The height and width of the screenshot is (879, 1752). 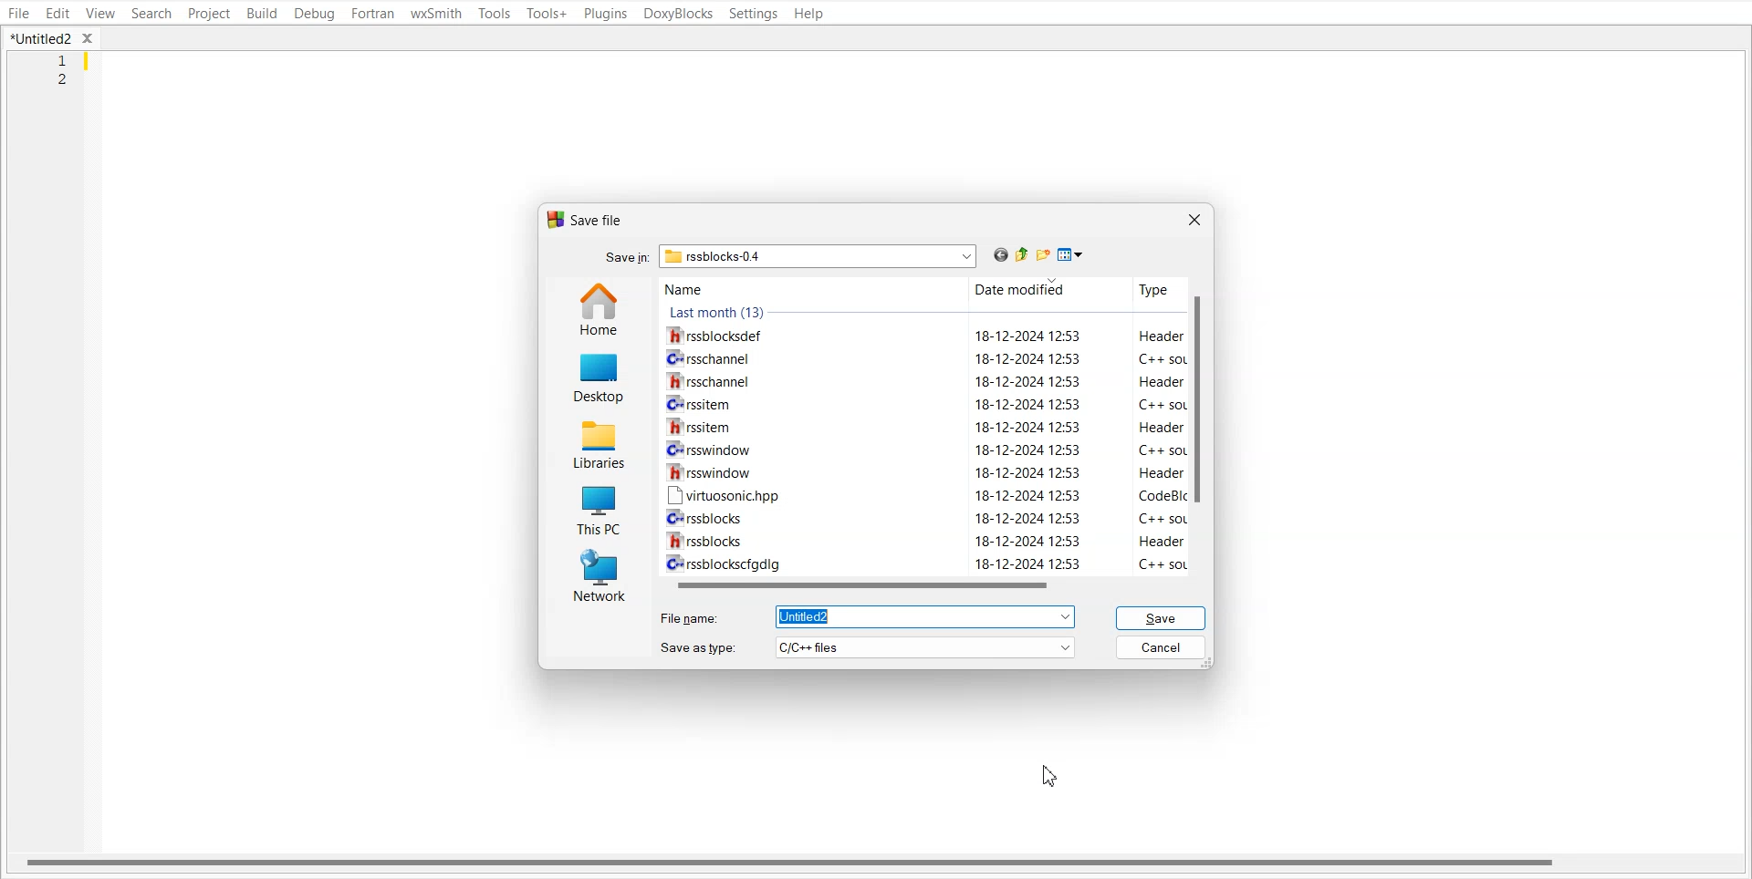 I want to click on Network, so click(x=600, y=576).